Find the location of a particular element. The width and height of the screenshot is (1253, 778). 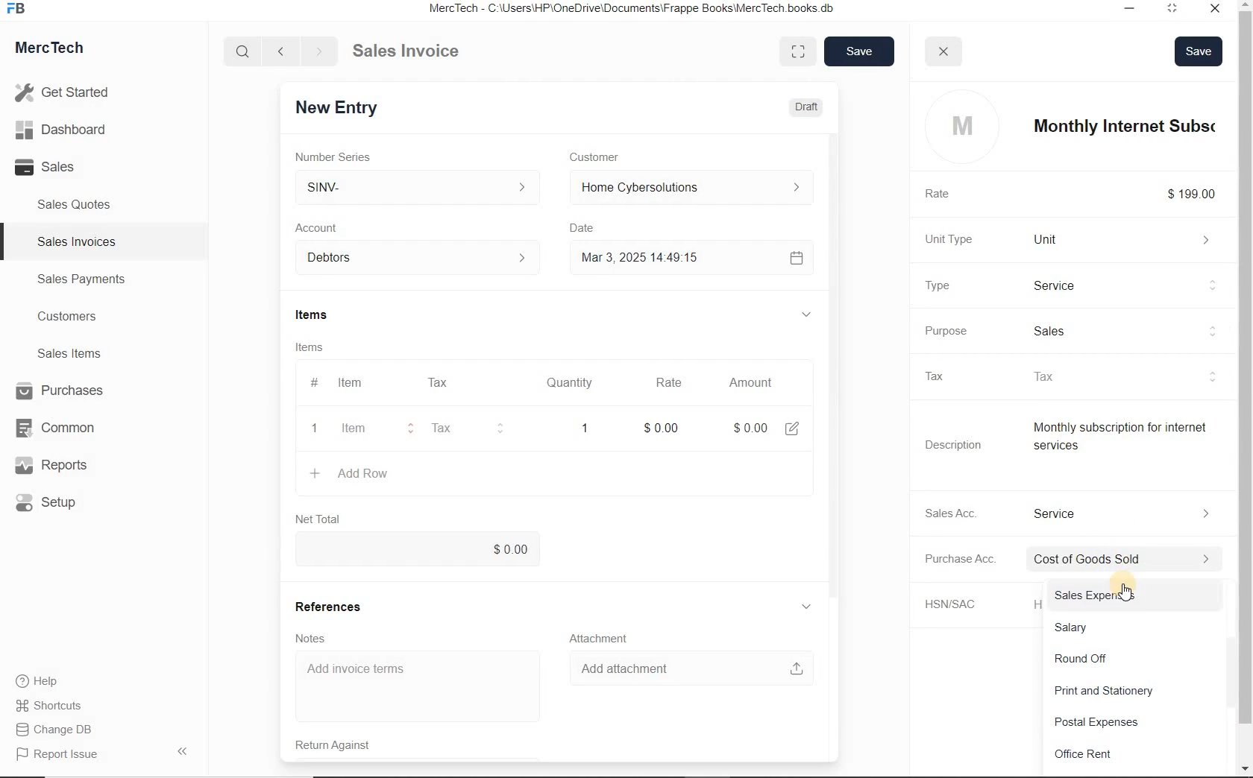

References is located at coordinates (339, 605).